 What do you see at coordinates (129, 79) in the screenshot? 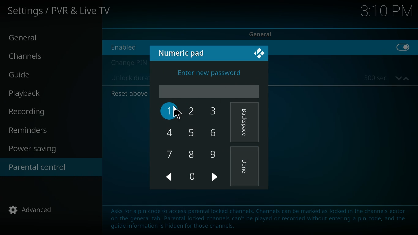
I see `unlock duration` at bounding box center [129, 79].